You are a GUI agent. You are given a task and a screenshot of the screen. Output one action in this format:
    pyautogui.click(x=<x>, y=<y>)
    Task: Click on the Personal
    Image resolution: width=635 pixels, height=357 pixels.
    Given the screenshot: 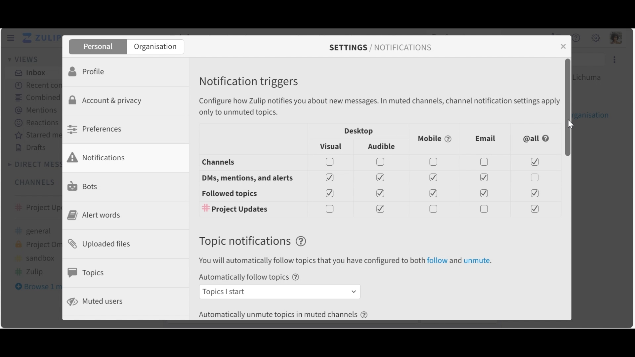 What is the action you would take?
    pyautogui.click(x=97, y=47)
    